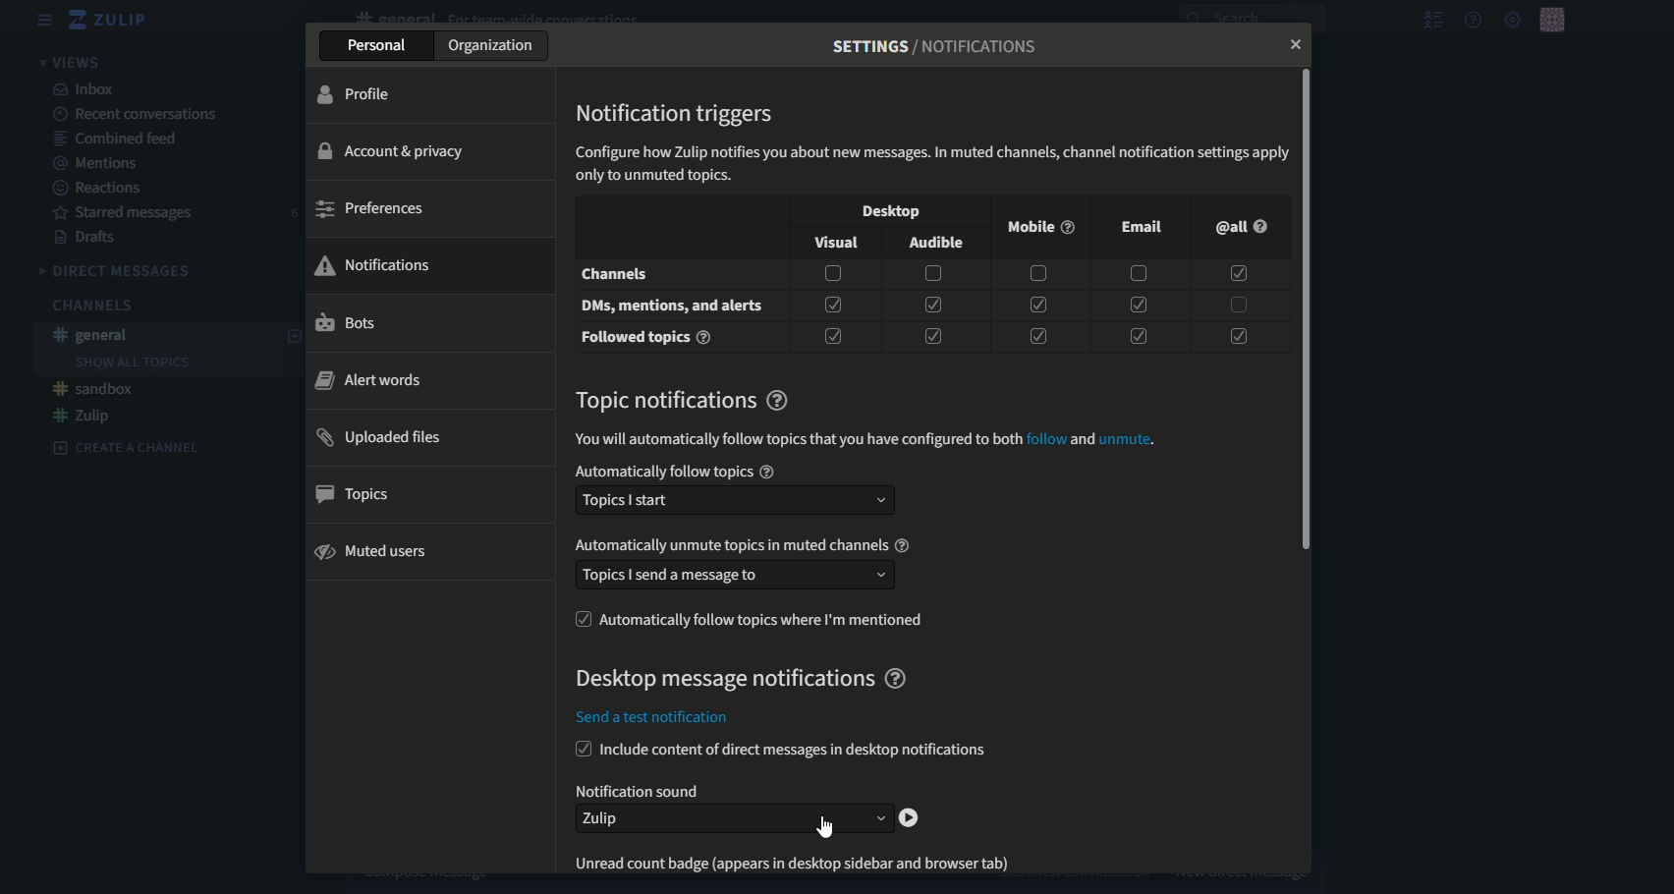 This screenshot has height=894, width=1674. I want to click on personal, so click(377, 47).